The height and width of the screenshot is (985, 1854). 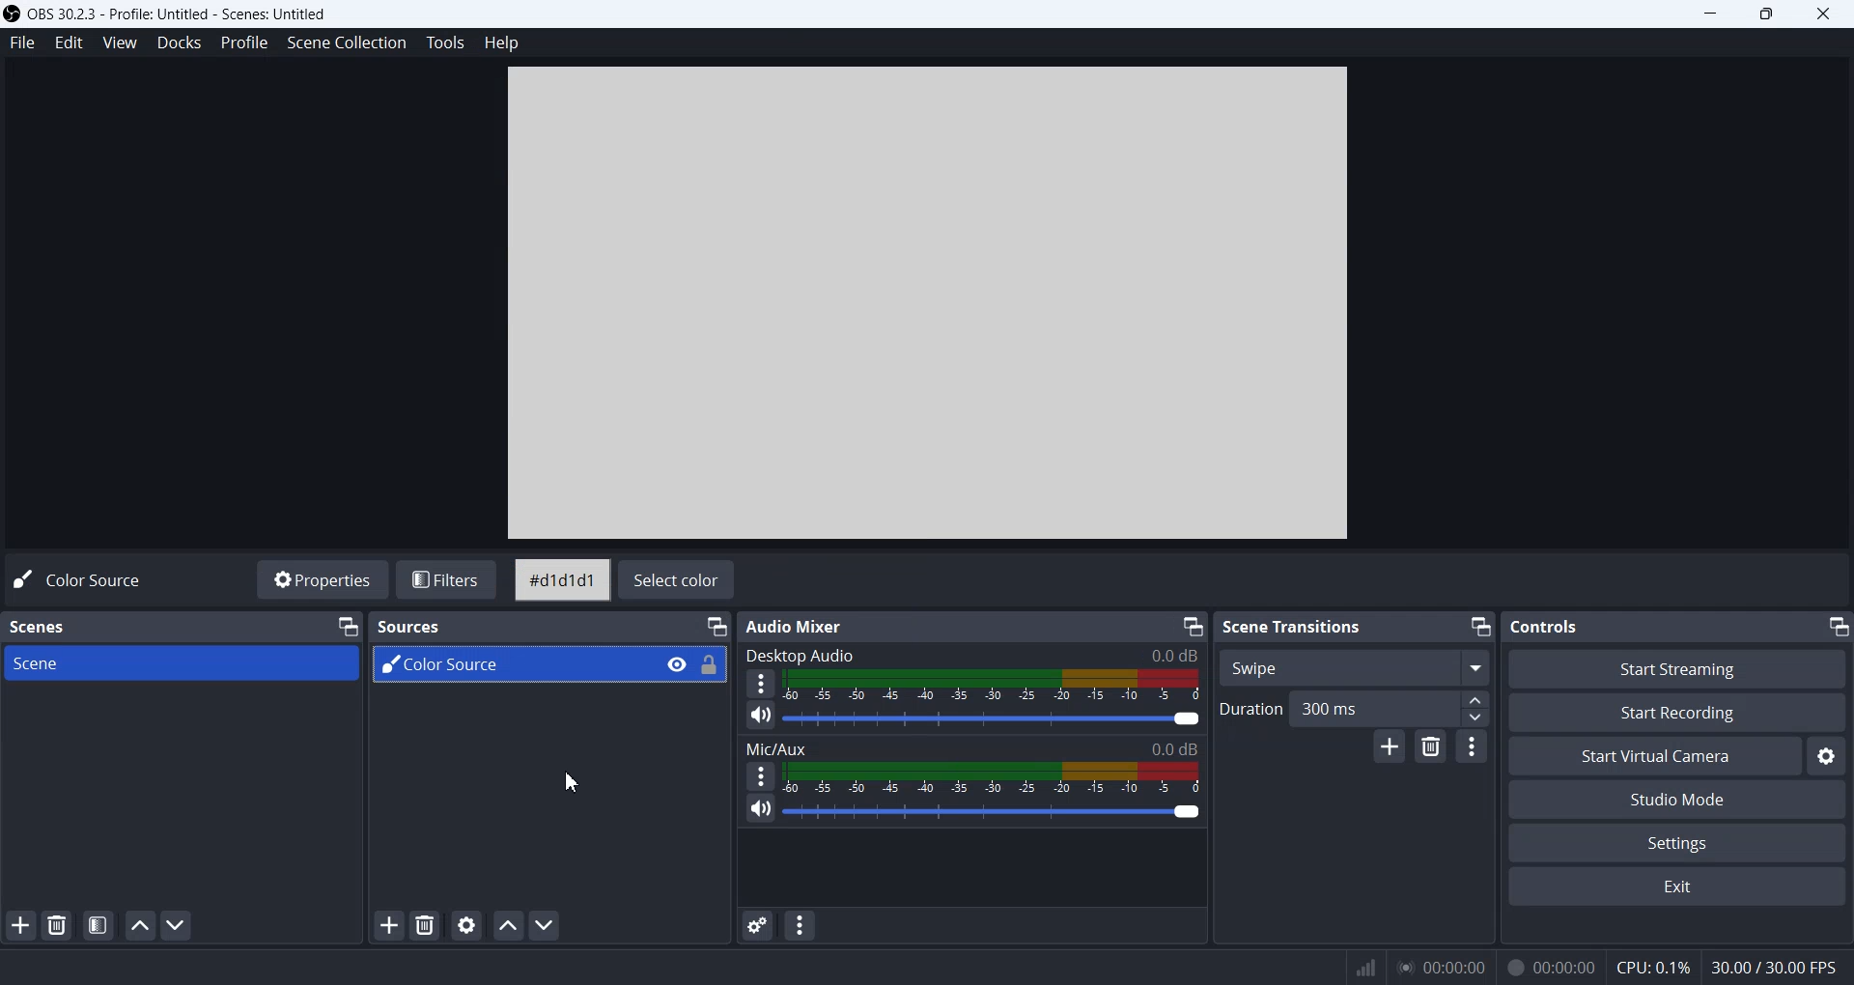 What do you see at coordinates (69, 42) in the screenshot?
I see `Edit` at bounding box center [69, 42].